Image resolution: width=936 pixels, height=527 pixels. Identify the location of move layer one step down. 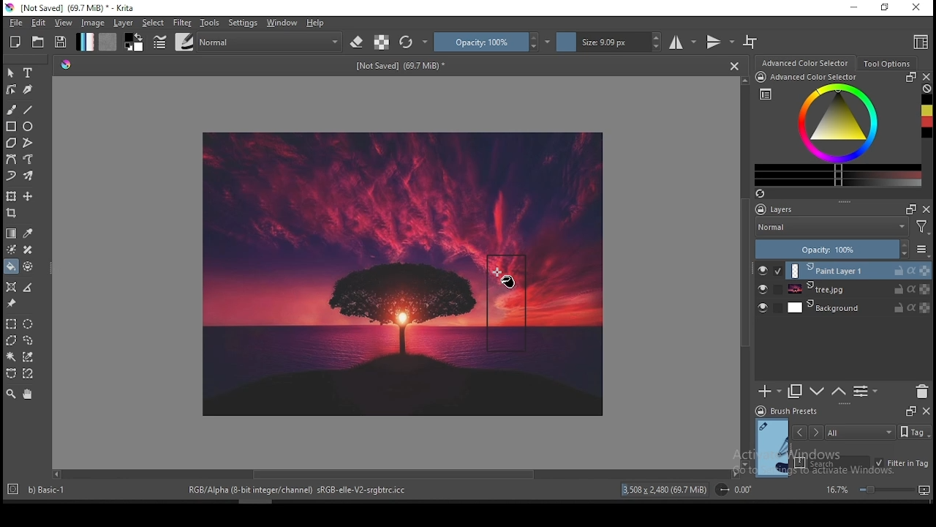
(816, 392).